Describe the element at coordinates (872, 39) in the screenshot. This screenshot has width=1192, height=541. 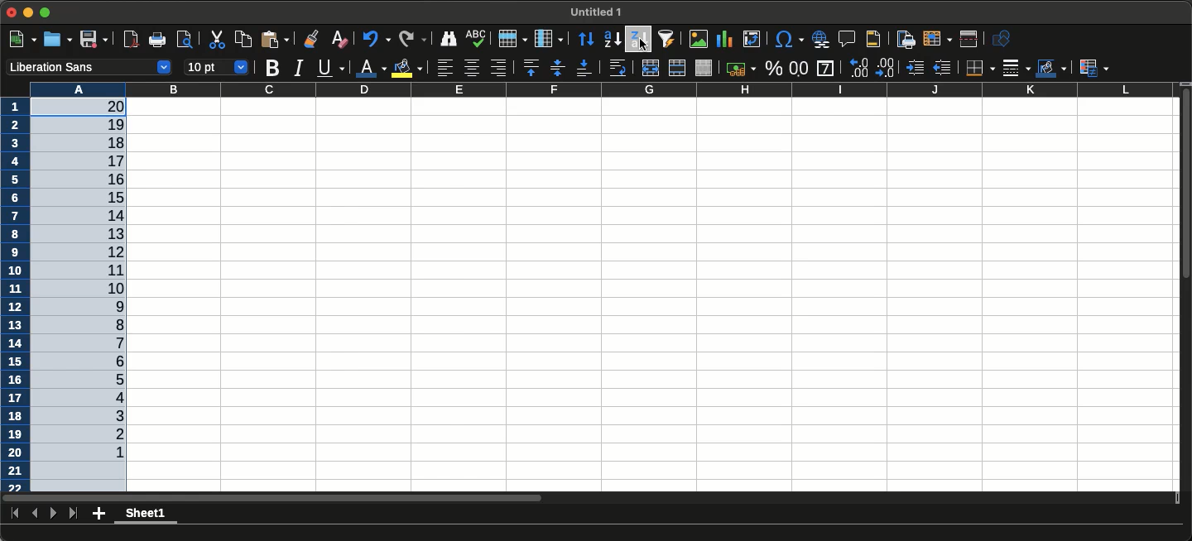
I see `Headers and footers` at that location.